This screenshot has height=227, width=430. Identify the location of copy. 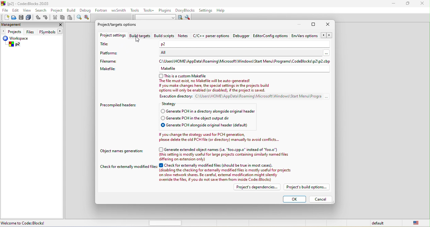
(63, 18).